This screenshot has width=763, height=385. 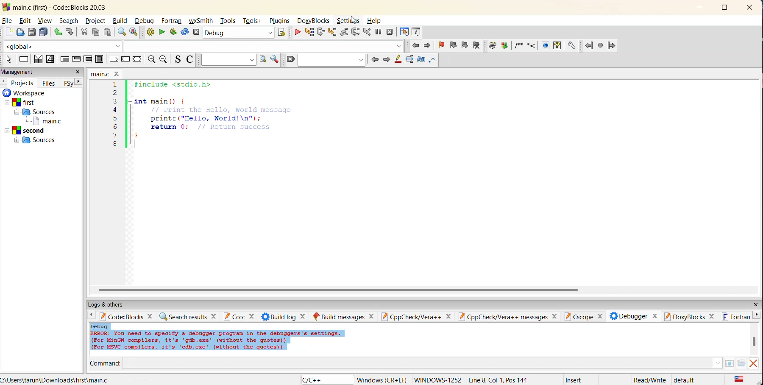 I want to click on open, so click(x=20, y=33).